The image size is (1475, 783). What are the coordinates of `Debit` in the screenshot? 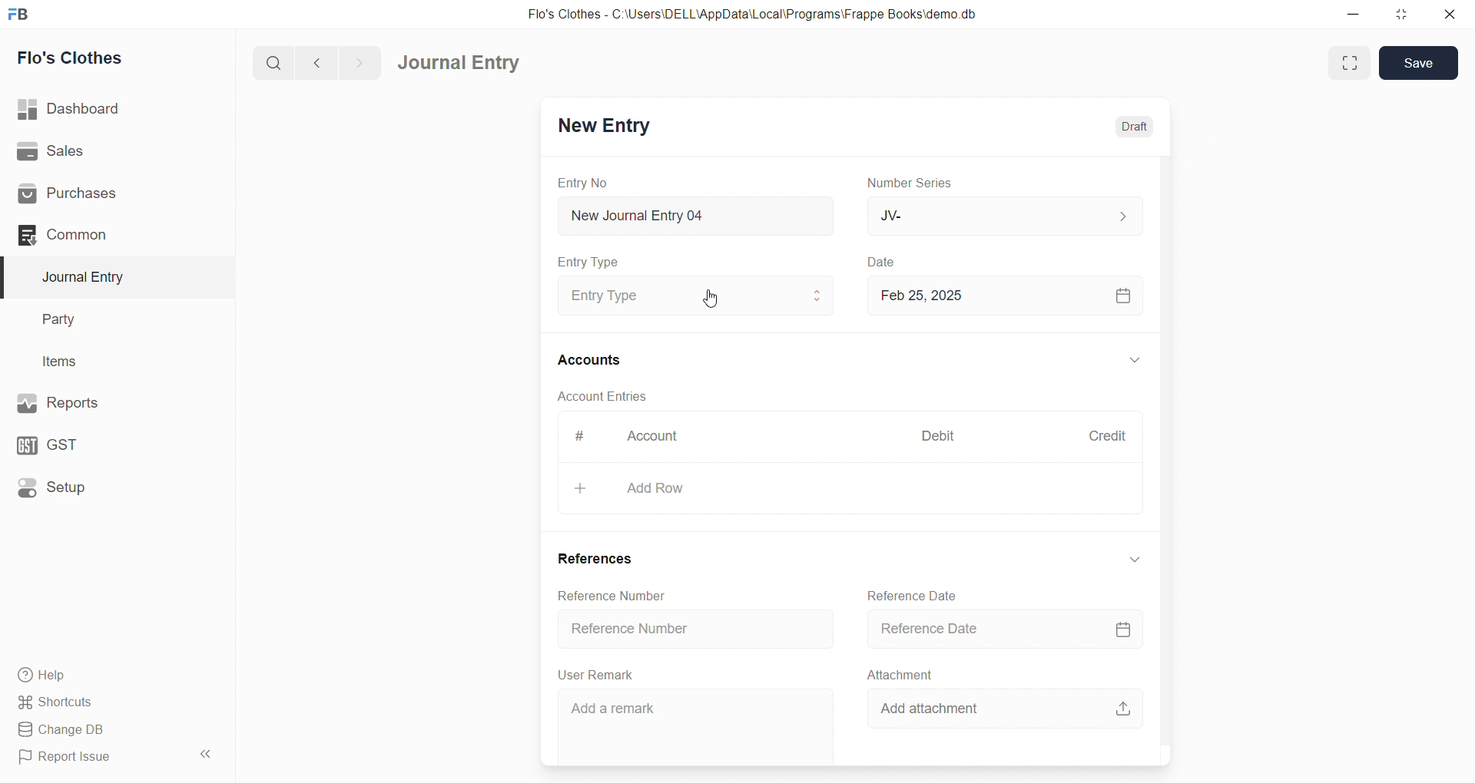 It's located at (939, 438).